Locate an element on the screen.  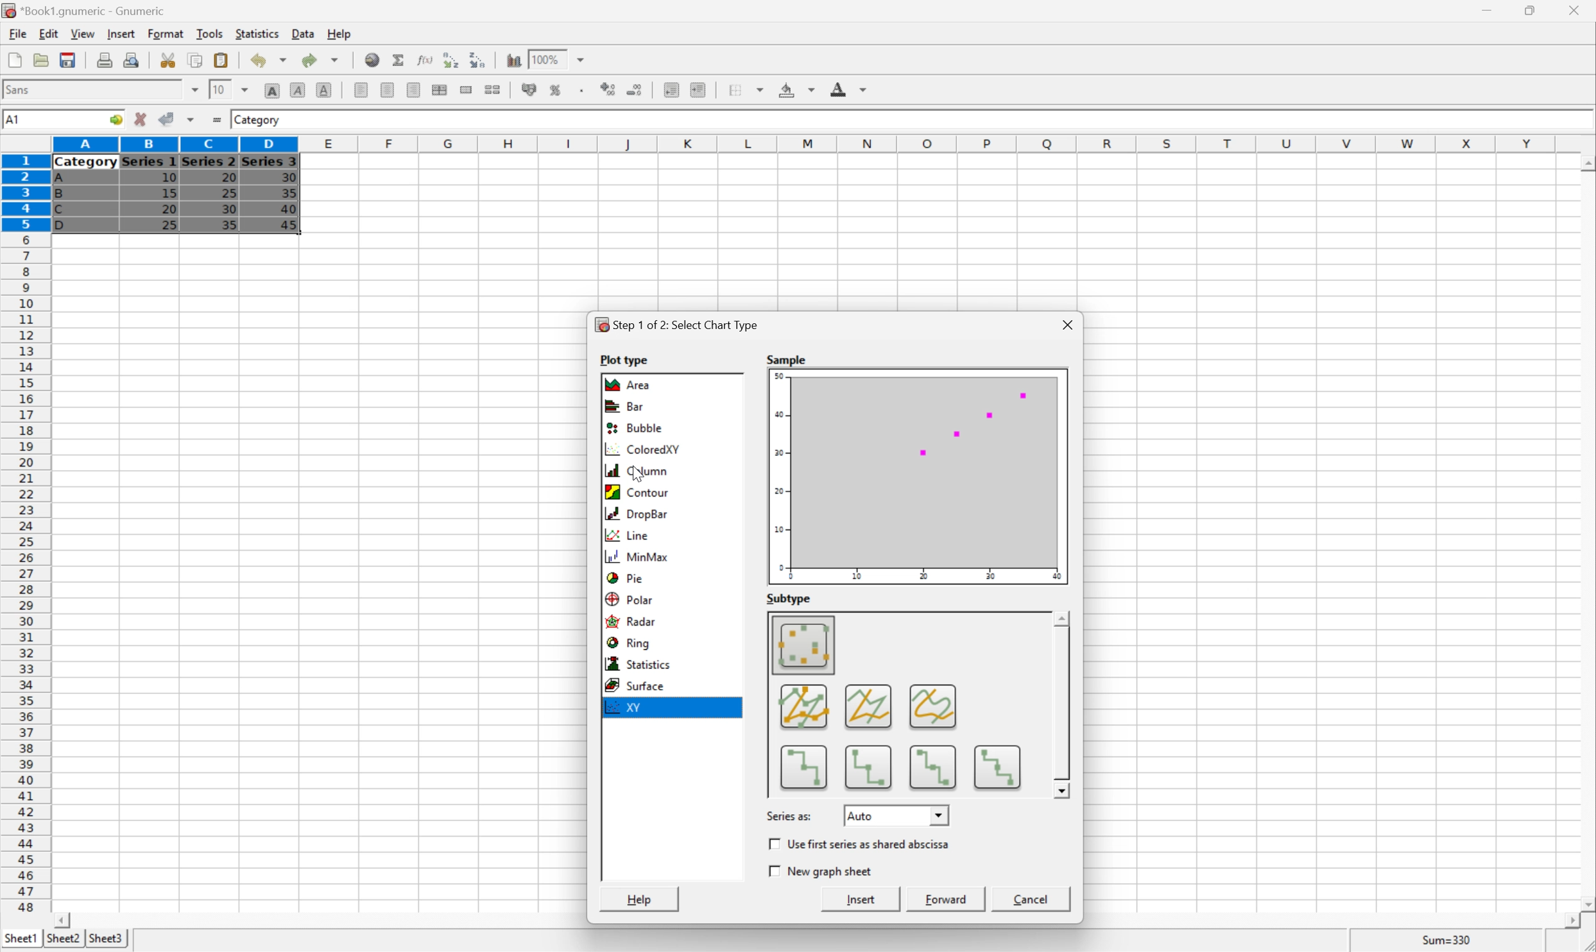
Foreground is located at coordinates (847, 87).